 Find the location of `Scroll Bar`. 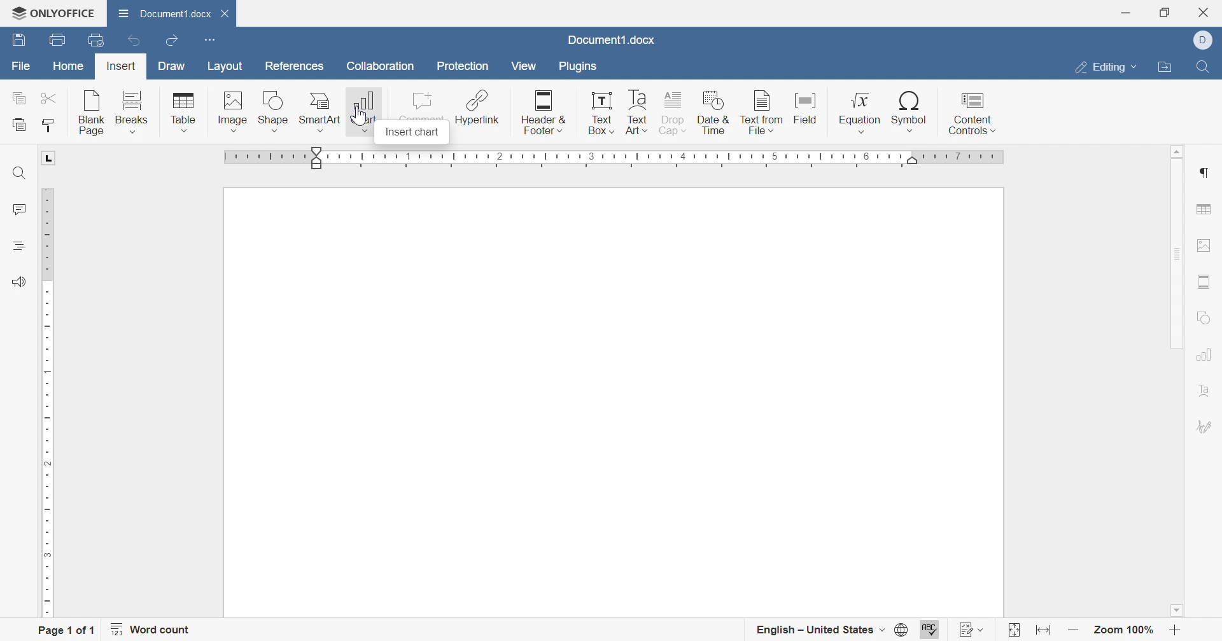

Scroll Bar is located at coordinates (1177, 254).